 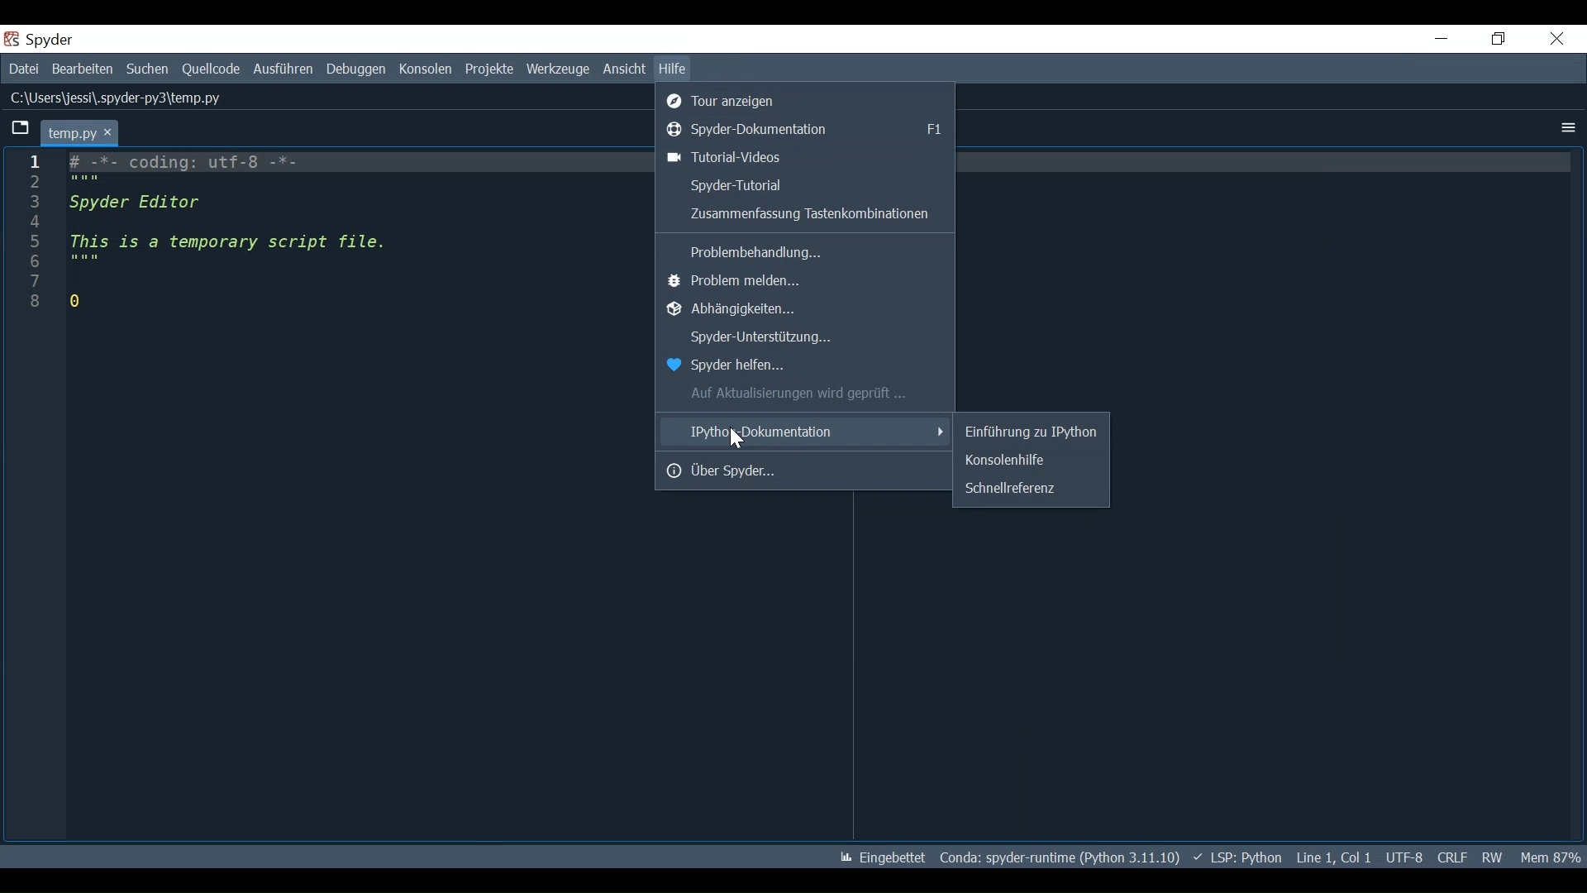 I want to click on More Options, so click(x=1566, y=128).